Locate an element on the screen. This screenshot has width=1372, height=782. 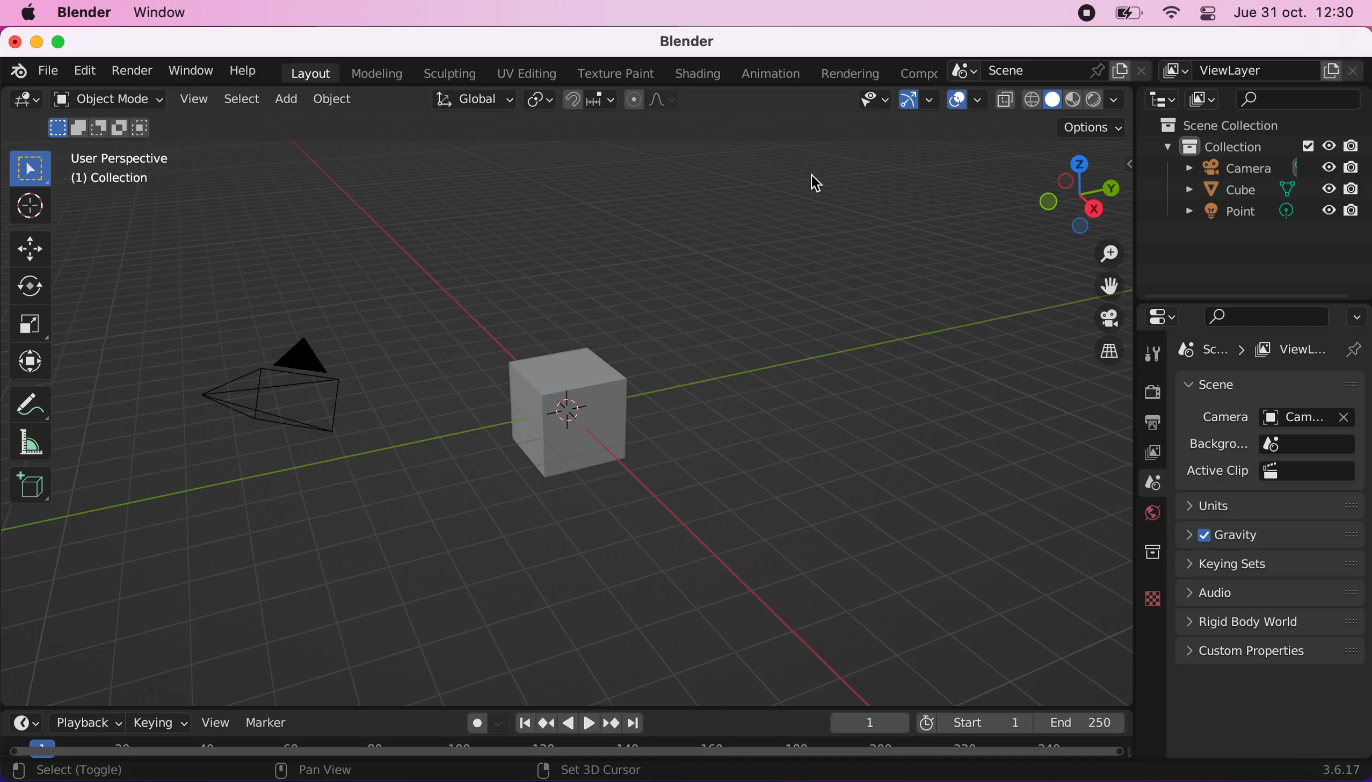
add cube is located at coordinates (34, 487).